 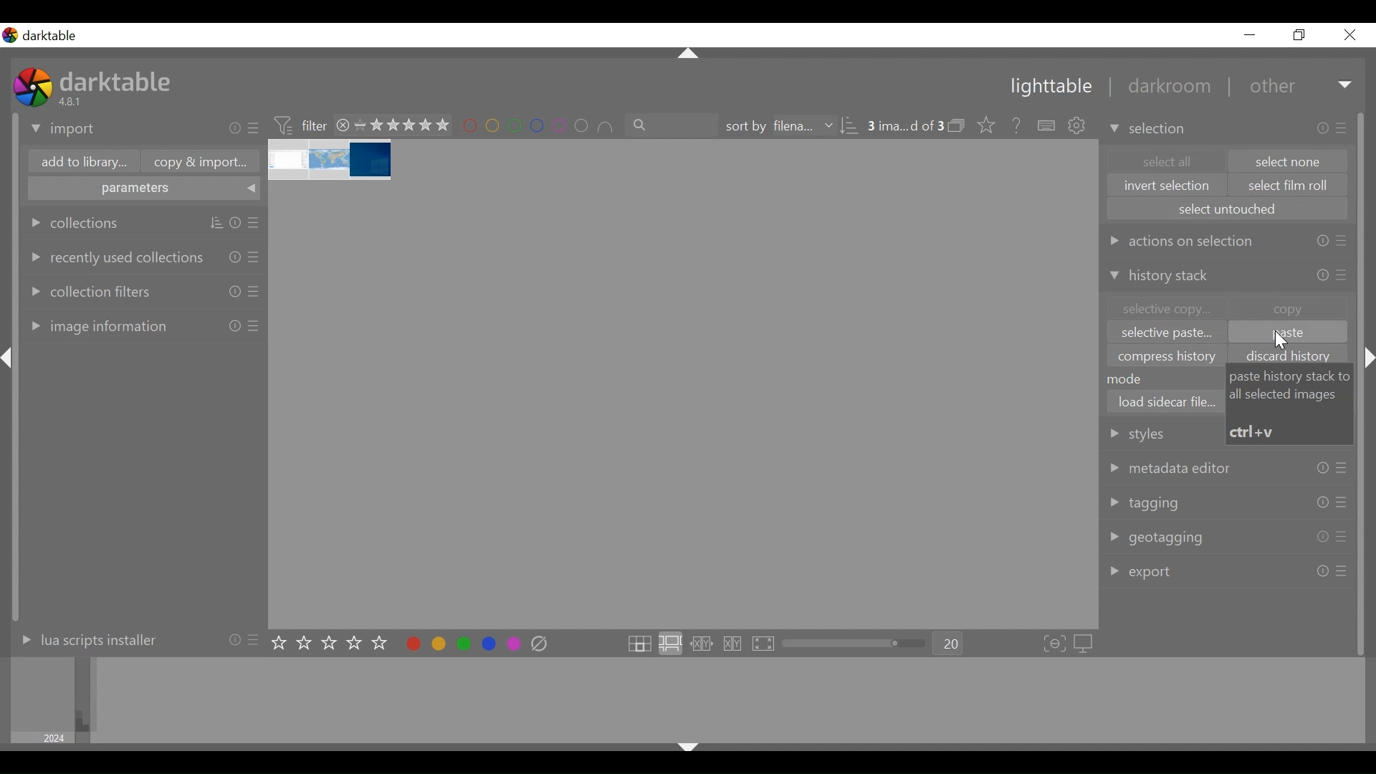 What do you see at coordinates (1322, 242) in the screenshot?
I see `info` at bounding box center [1322, 242].